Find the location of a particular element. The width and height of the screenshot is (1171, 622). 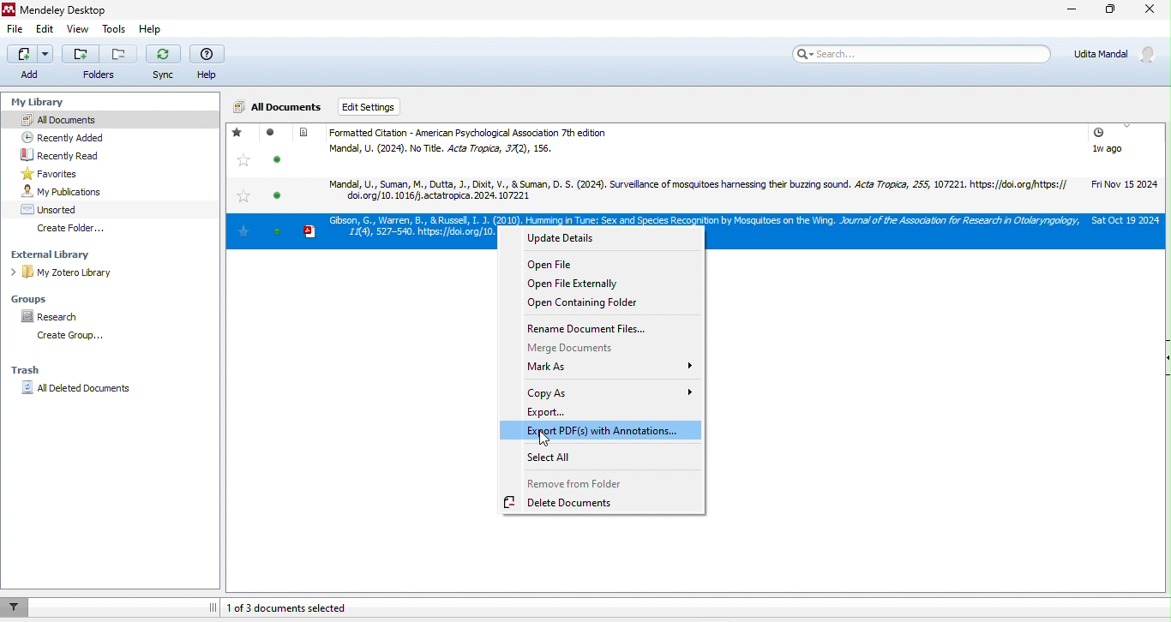

cursor movement is located at coordinates (548, 441).